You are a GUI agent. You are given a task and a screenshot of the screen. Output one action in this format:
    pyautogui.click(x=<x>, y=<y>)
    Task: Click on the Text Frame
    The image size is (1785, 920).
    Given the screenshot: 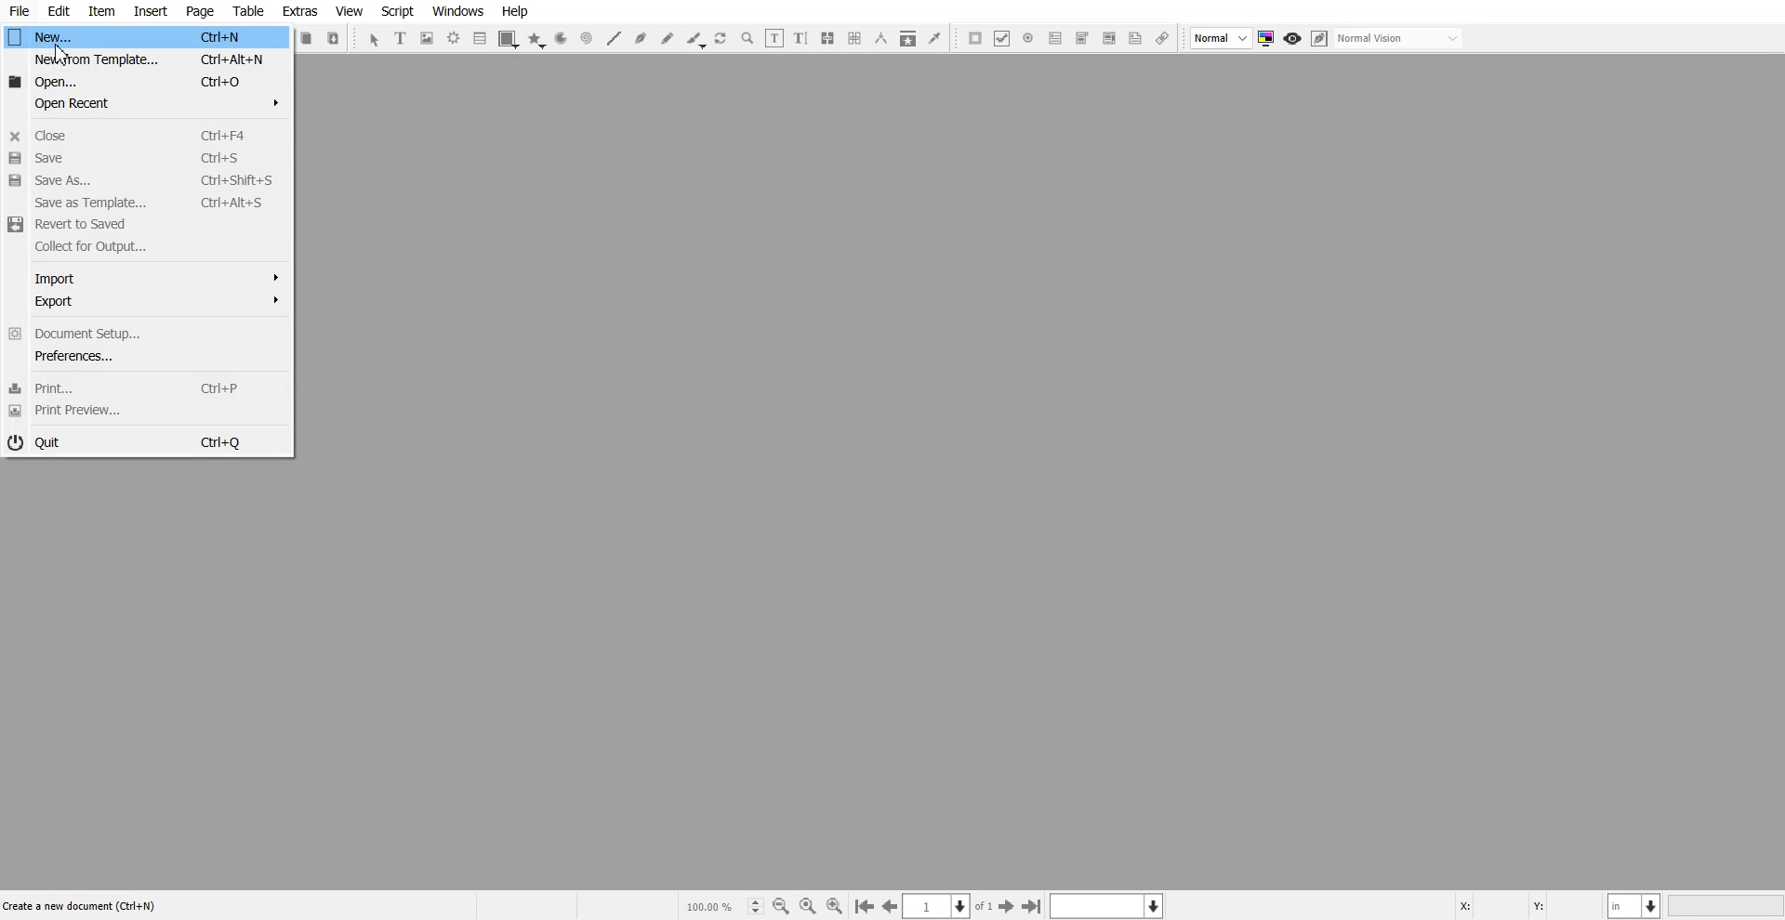 What is the action you would take?
    pyautogui.click(x=402, y=37)
    